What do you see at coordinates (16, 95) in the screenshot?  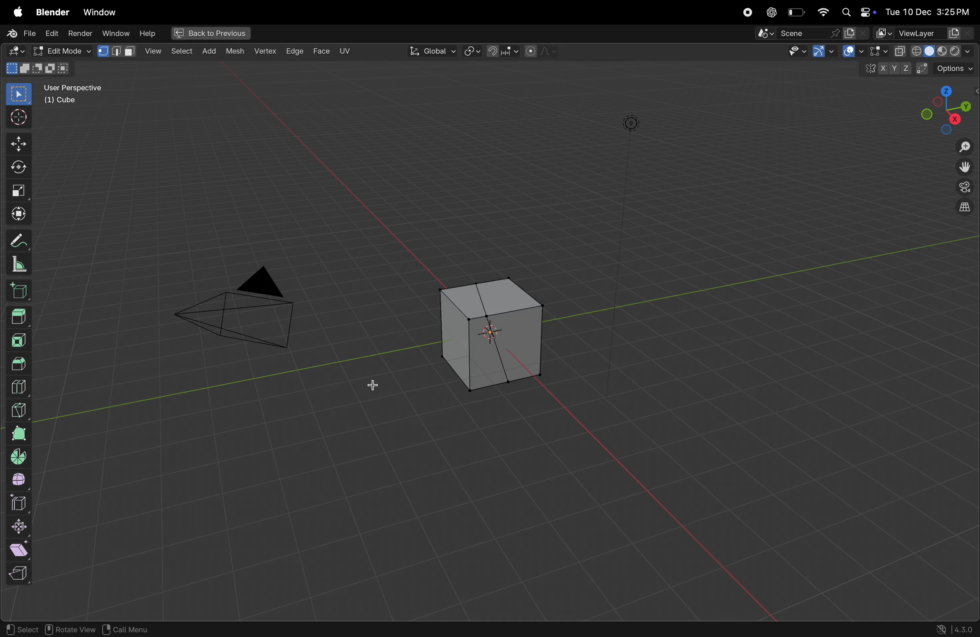 I see `select` at bounding box center [16, 95].